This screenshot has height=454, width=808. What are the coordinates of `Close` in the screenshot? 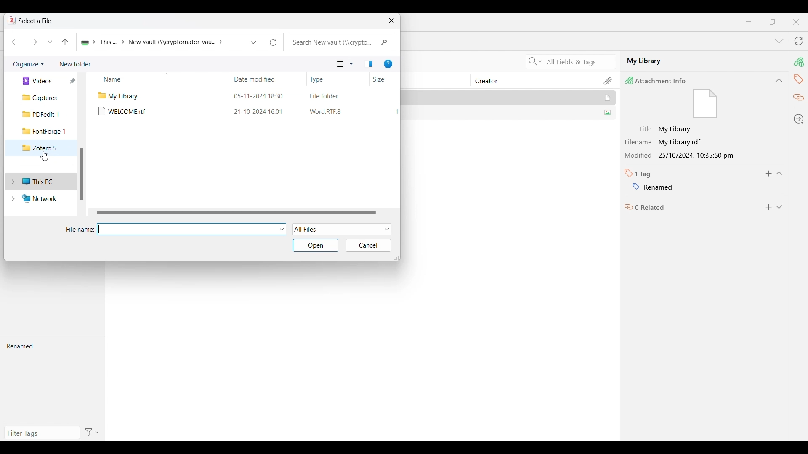 It's located at (390, 21).